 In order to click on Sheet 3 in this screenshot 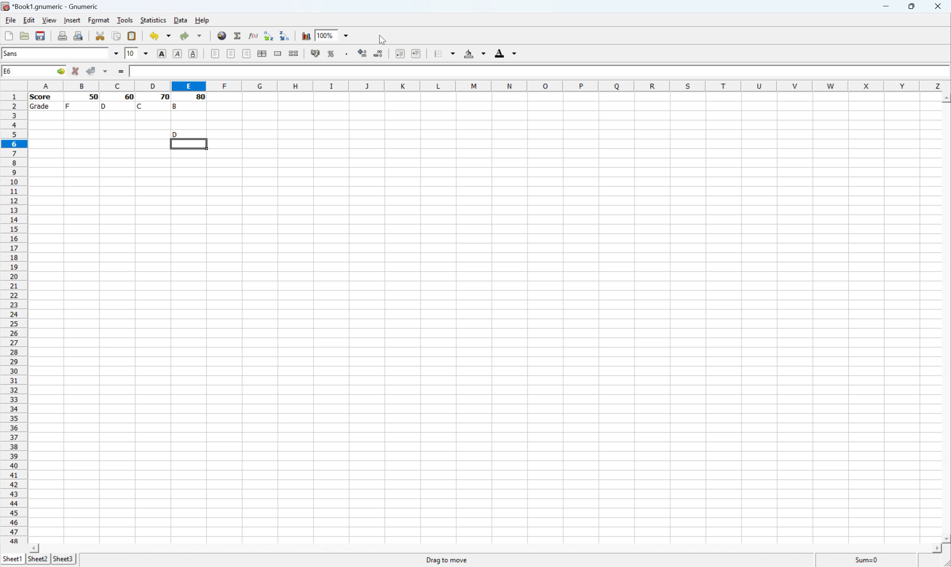, I will do `click(64, 559)`.